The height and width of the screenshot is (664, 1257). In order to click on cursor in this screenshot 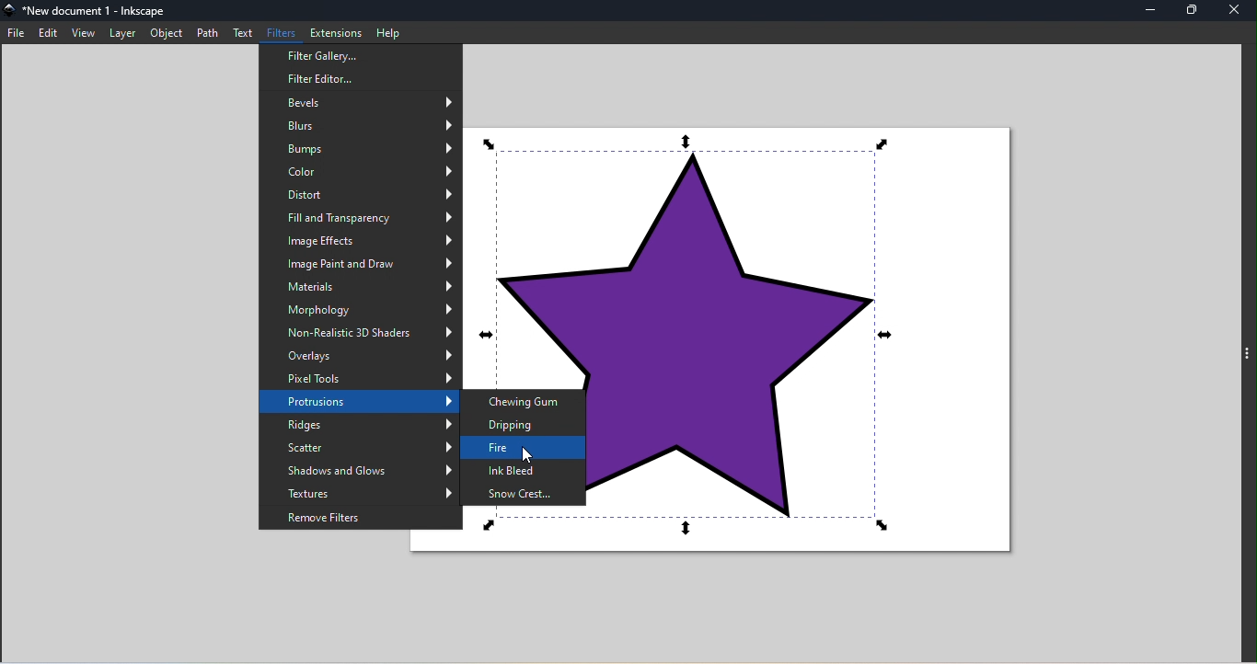, I will do `click(531, 458)`.